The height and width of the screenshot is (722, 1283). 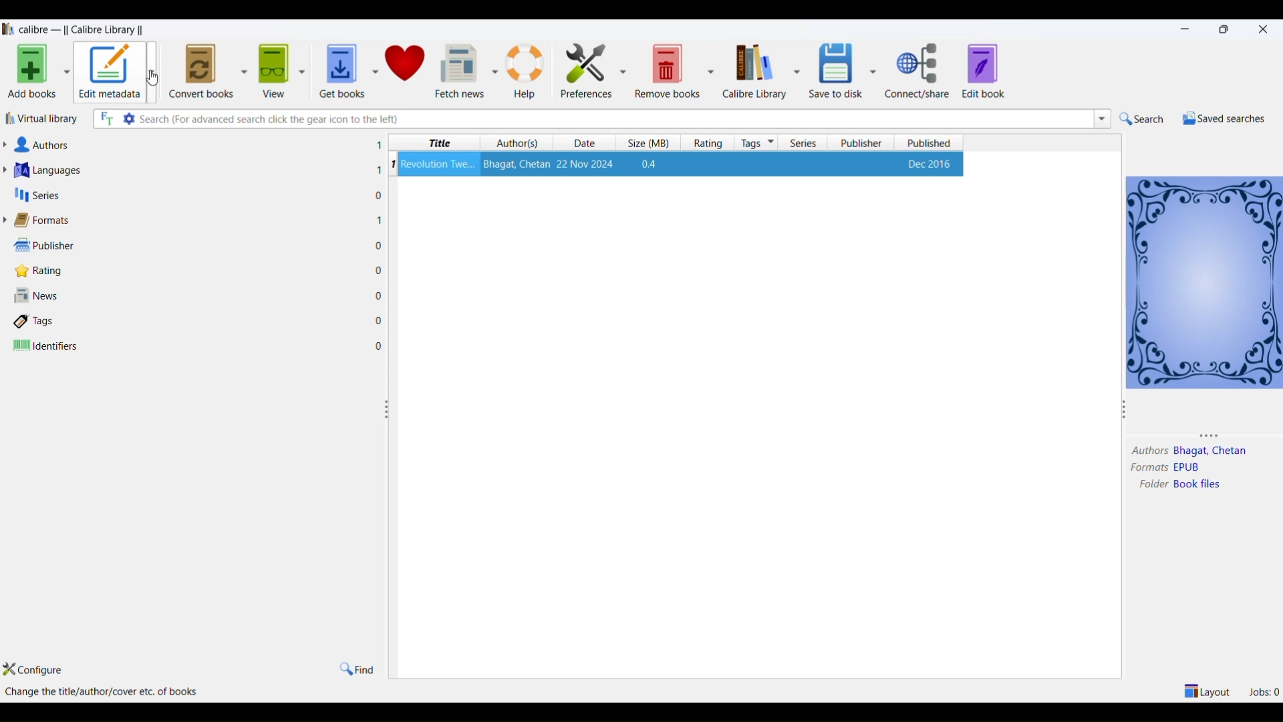 I want to click on folder name, so click(x=1200, y=485).